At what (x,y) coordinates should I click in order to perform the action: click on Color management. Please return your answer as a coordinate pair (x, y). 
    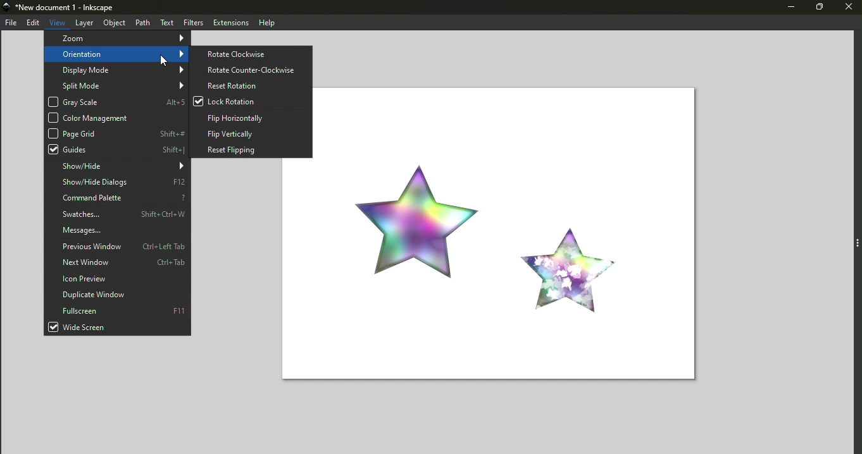
    Looking at the image, I should click on (114, 118).